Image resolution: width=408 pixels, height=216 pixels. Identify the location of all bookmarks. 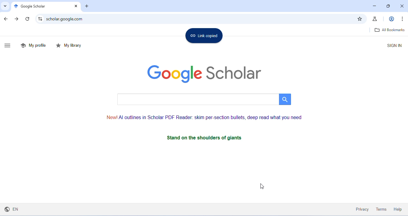
(388, 30).